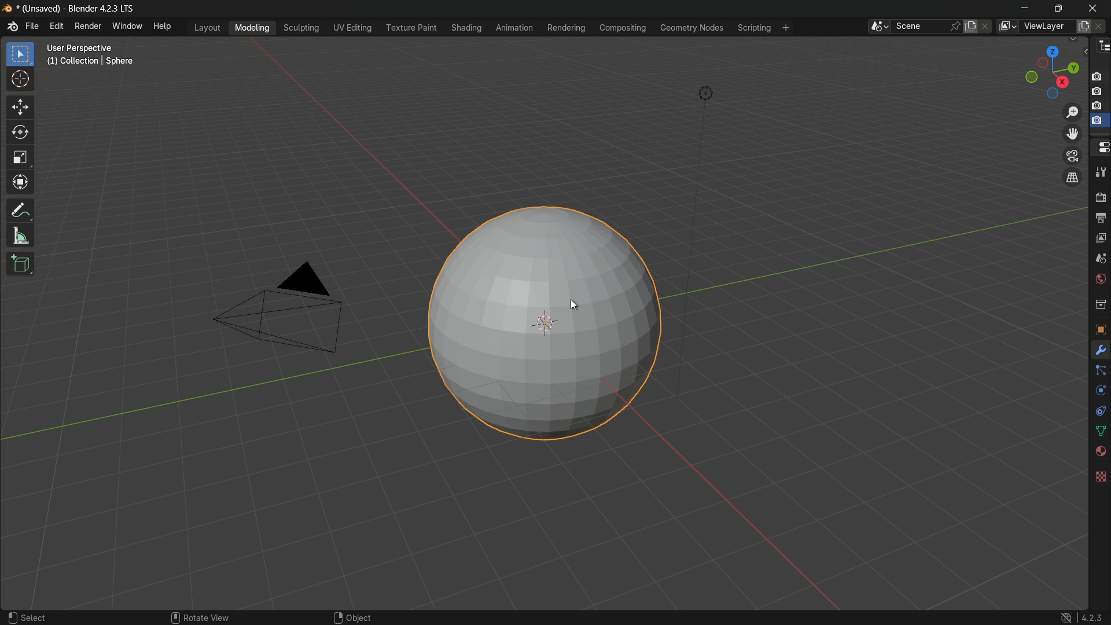 The height and width of the screenshot is (625, 1111). I want to click on sculpting menu, so click(302, 28).